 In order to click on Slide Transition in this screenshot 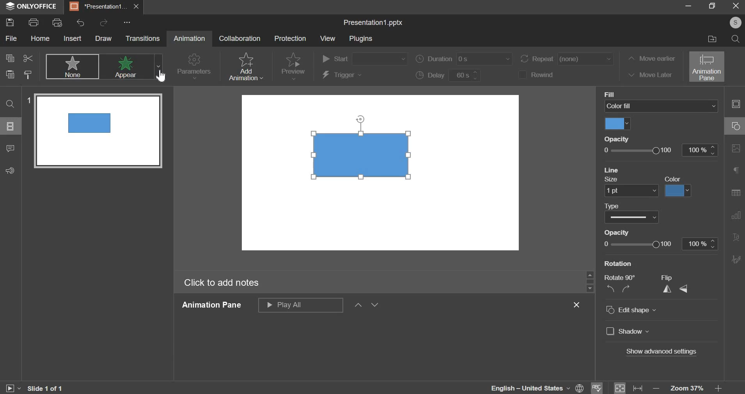, I will do `click(736, 214)`.